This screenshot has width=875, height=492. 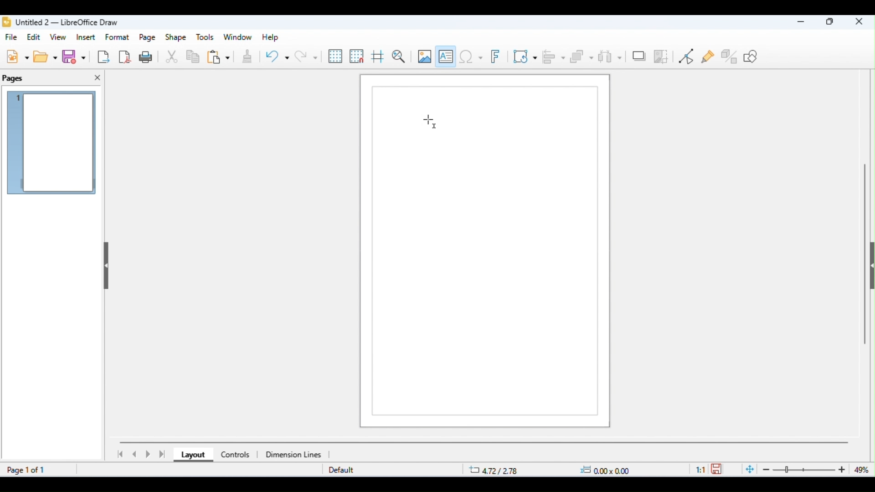 I want to click on show gluepoint functions, so click(x=709, y=57).